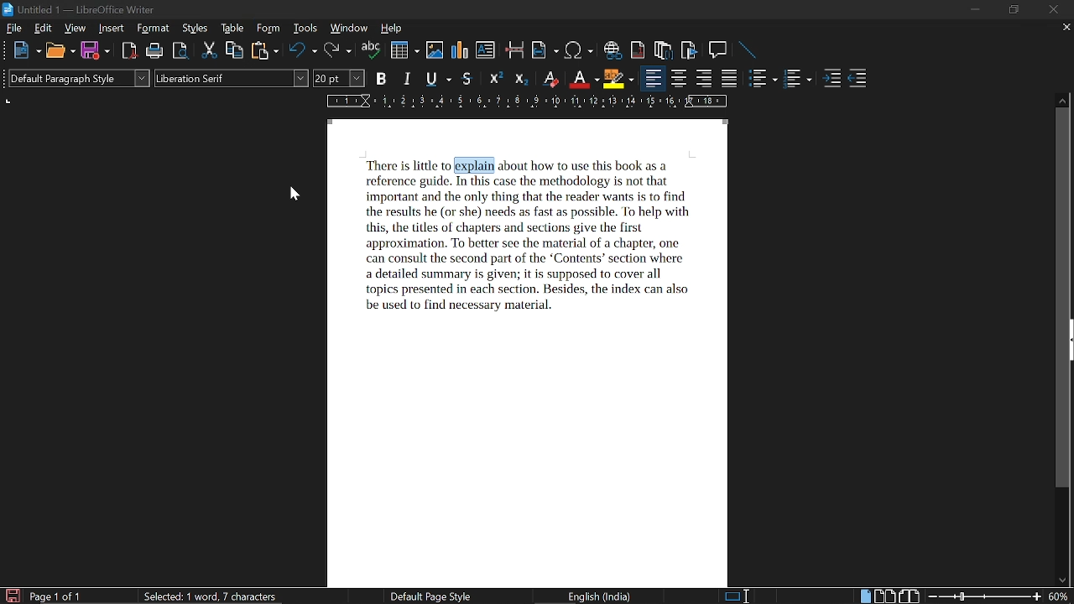 Image resolution: width=1074 pixels, height=604 pixels. Describe the element at coordinates (461, 50) in the screenshot. I see `insert chart` at that location.